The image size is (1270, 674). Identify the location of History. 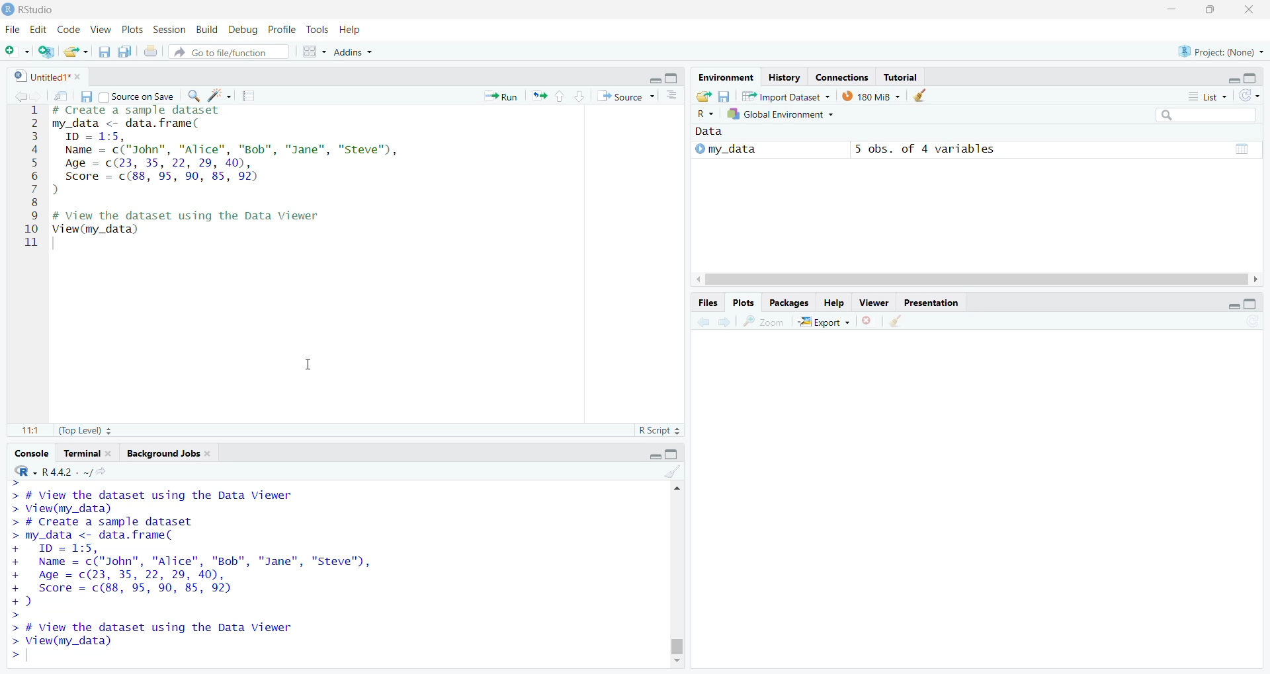
(783, 79).